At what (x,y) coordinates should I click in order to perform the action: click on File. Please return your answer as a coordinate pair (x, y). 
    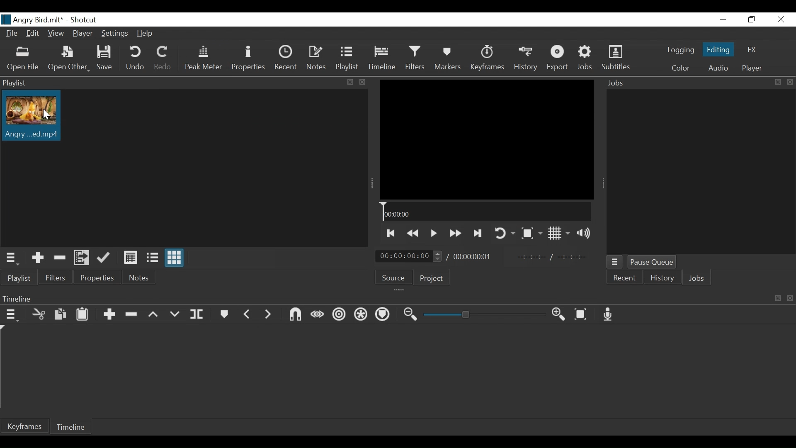
    Looking at the image, I should click on (11, 33).